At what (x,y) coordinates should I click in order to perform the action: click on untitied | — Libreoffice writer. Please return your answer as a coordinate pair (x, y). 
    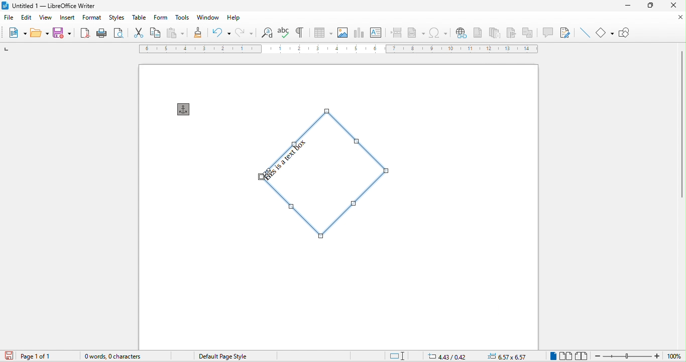
    Looking at the image, I should click on (62, 6).